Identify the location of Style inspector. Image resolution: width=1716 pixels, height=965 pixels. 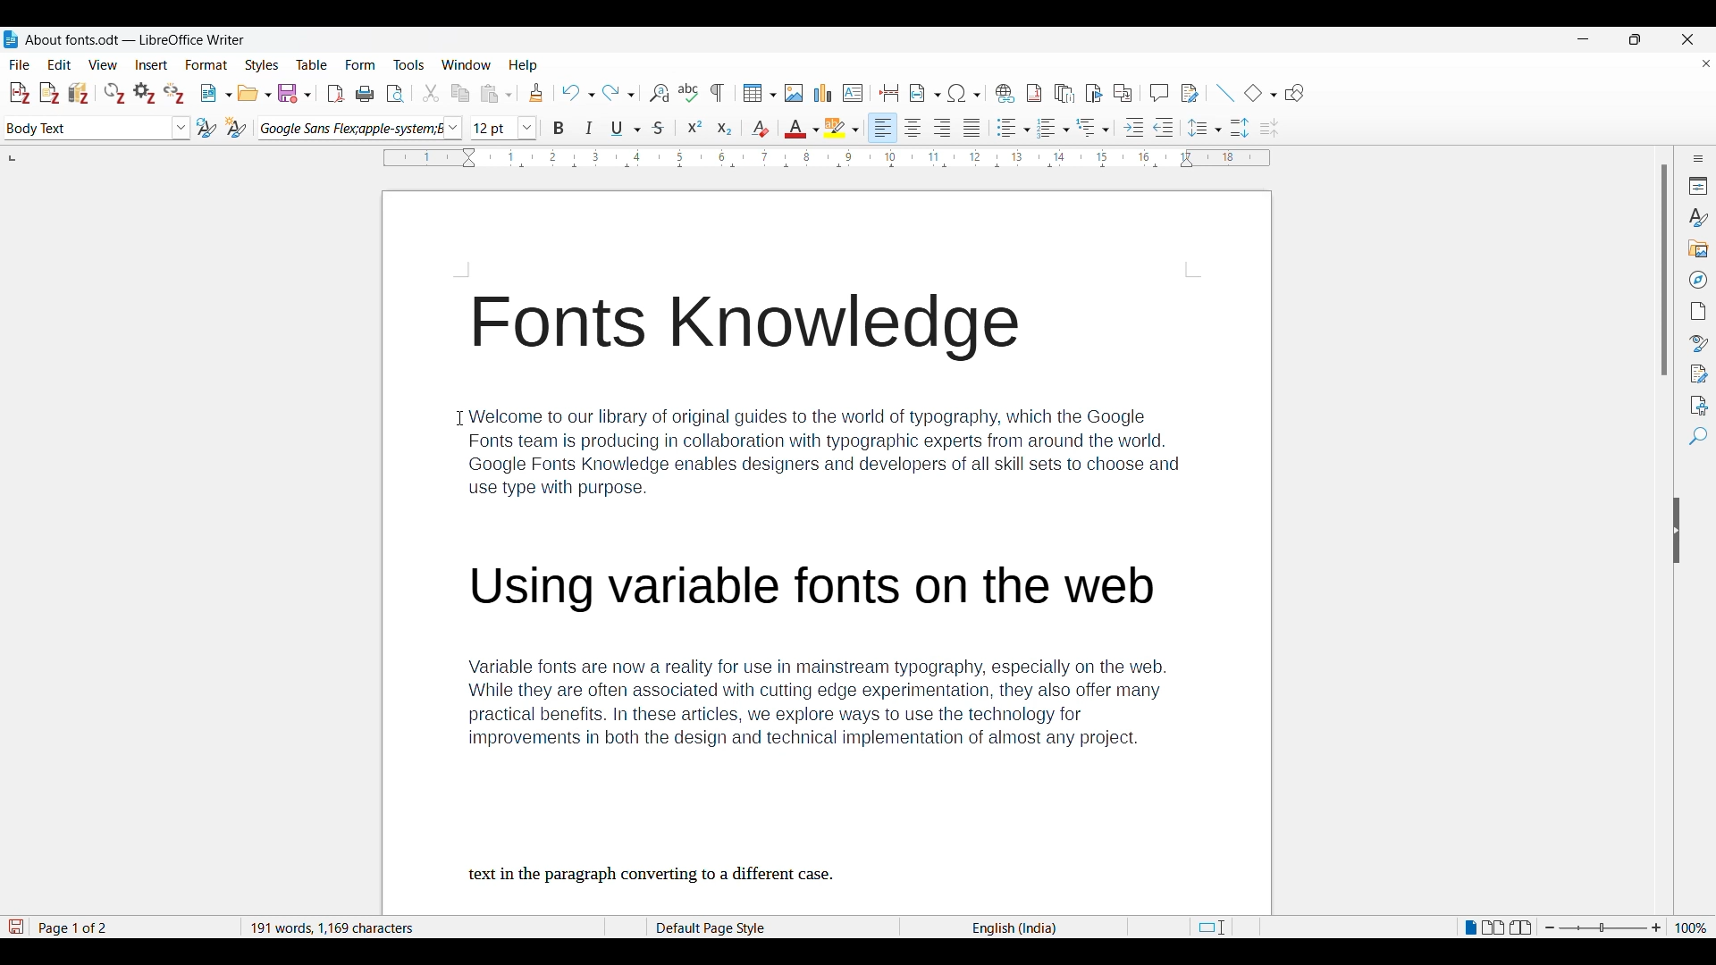
(1698, 343).